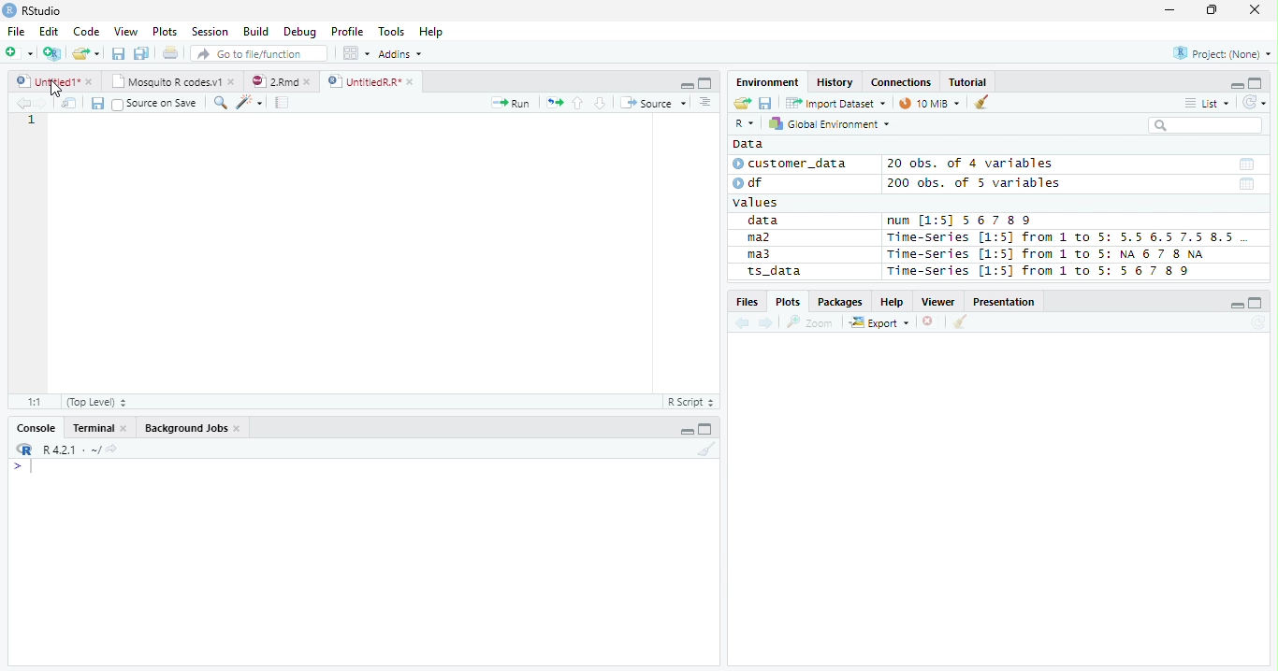 The height and width of the screenshot is (671, 1278). Describe the element at coordinates (901, 82) in the screenshot. I see `Connections` at that location.